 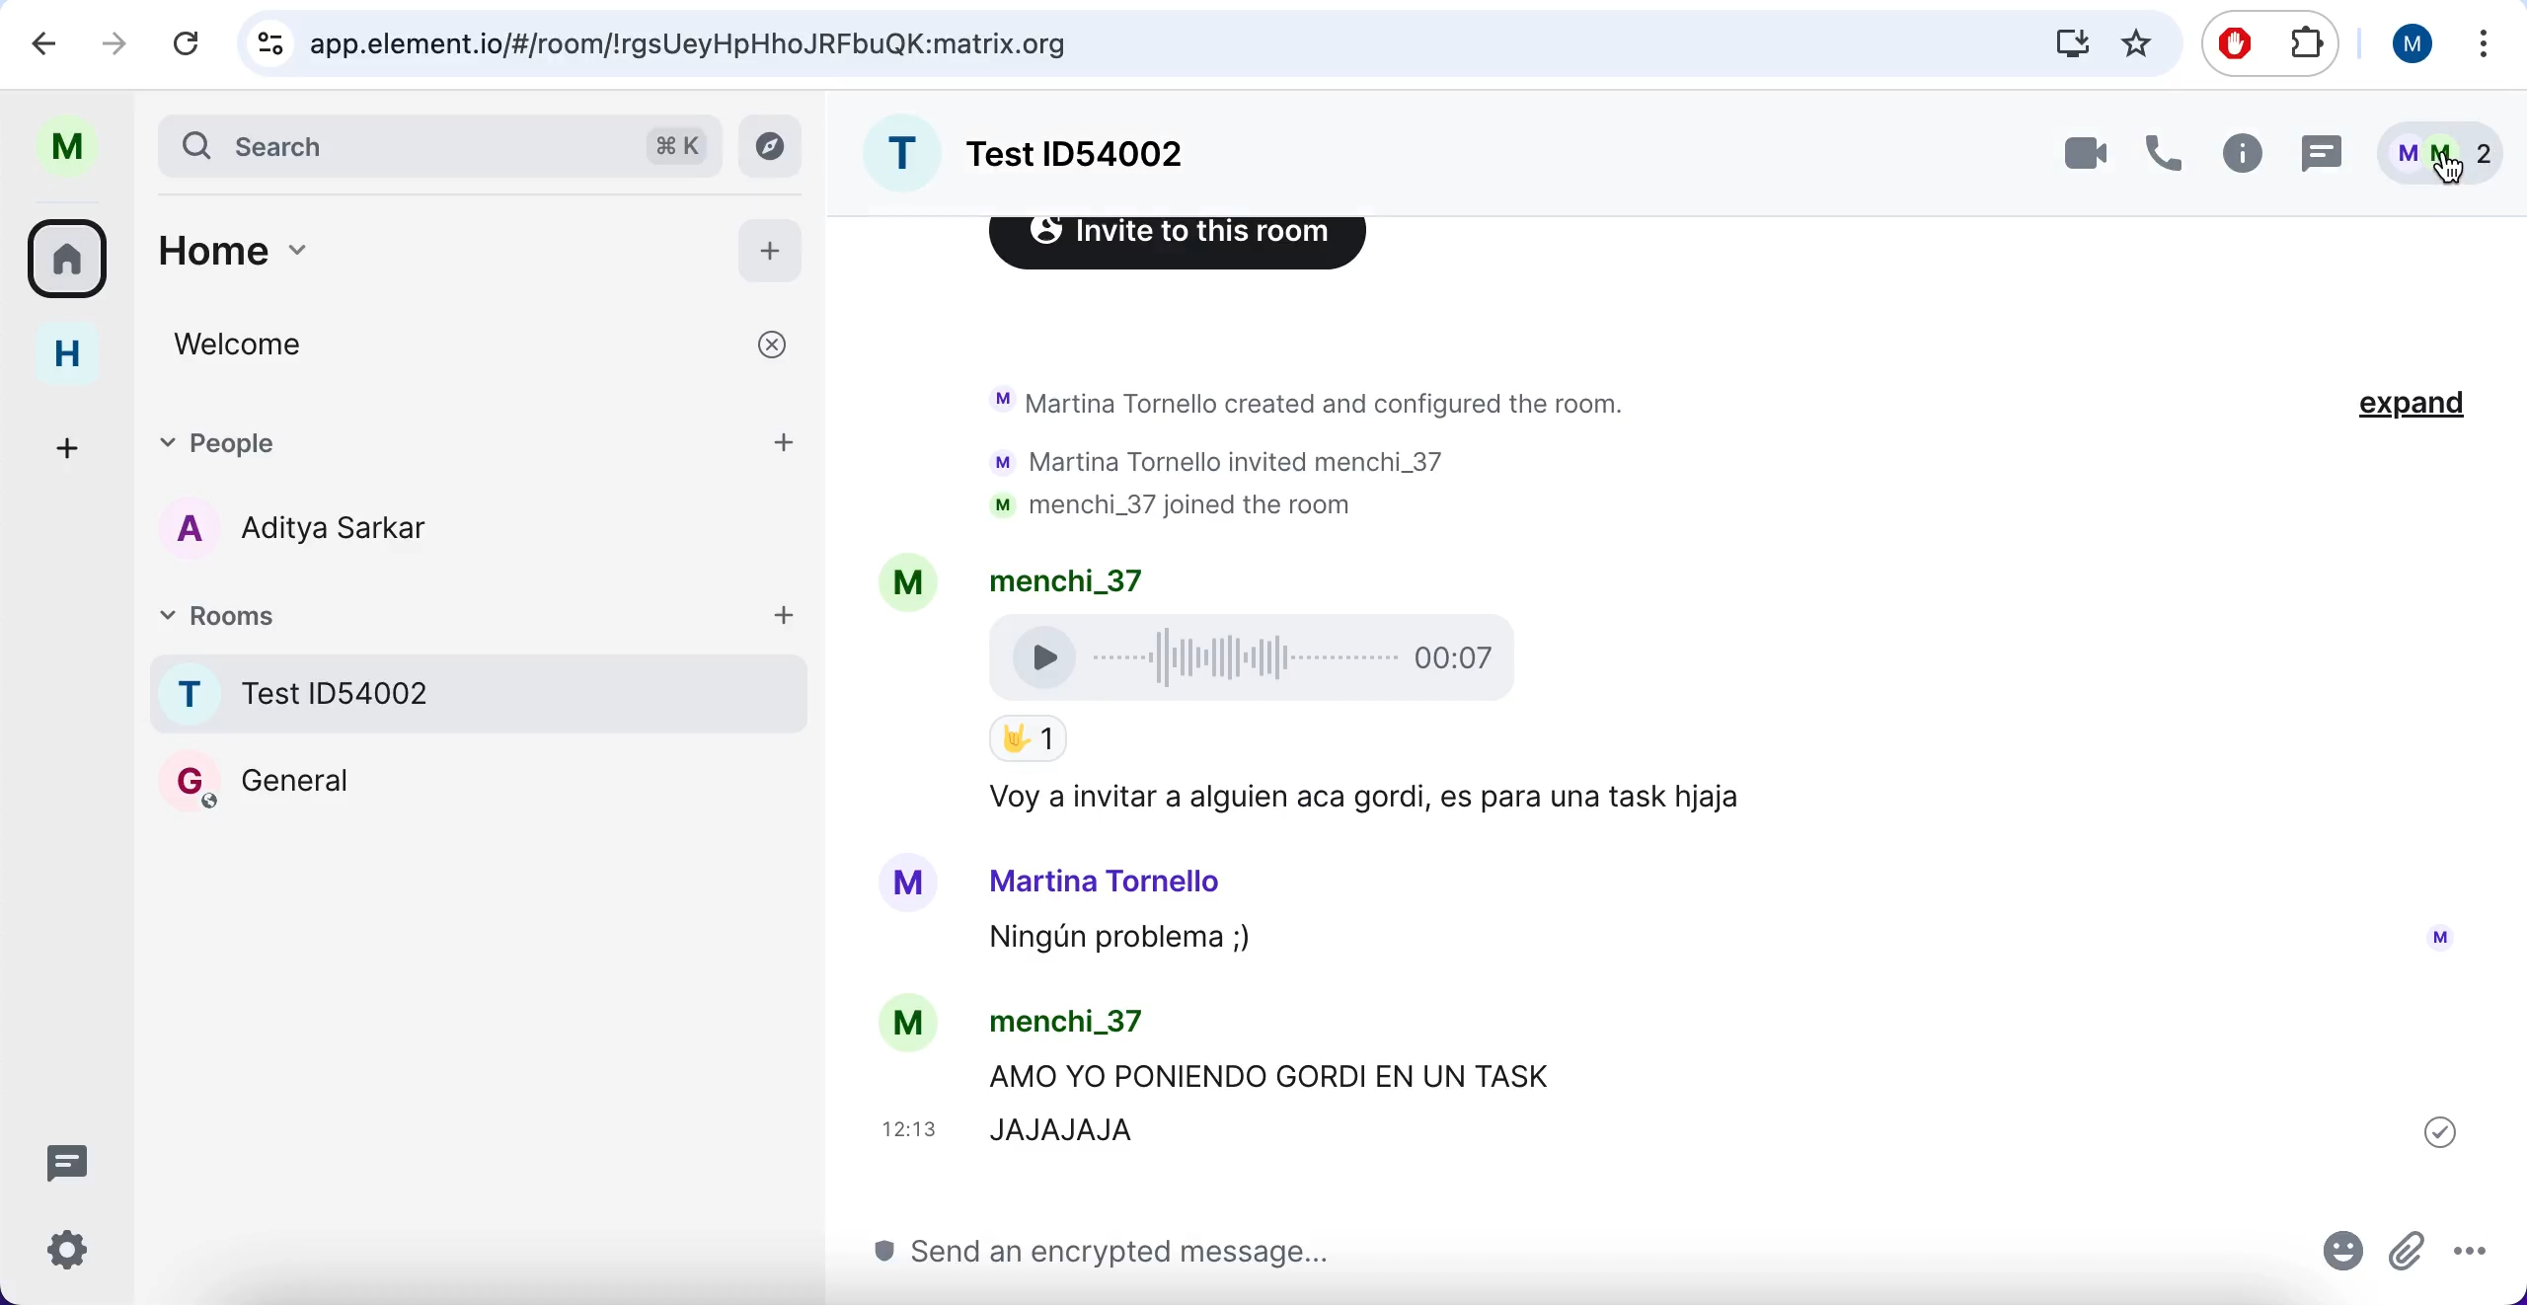 I want to click on ad block, so click(x=2235, y=44).